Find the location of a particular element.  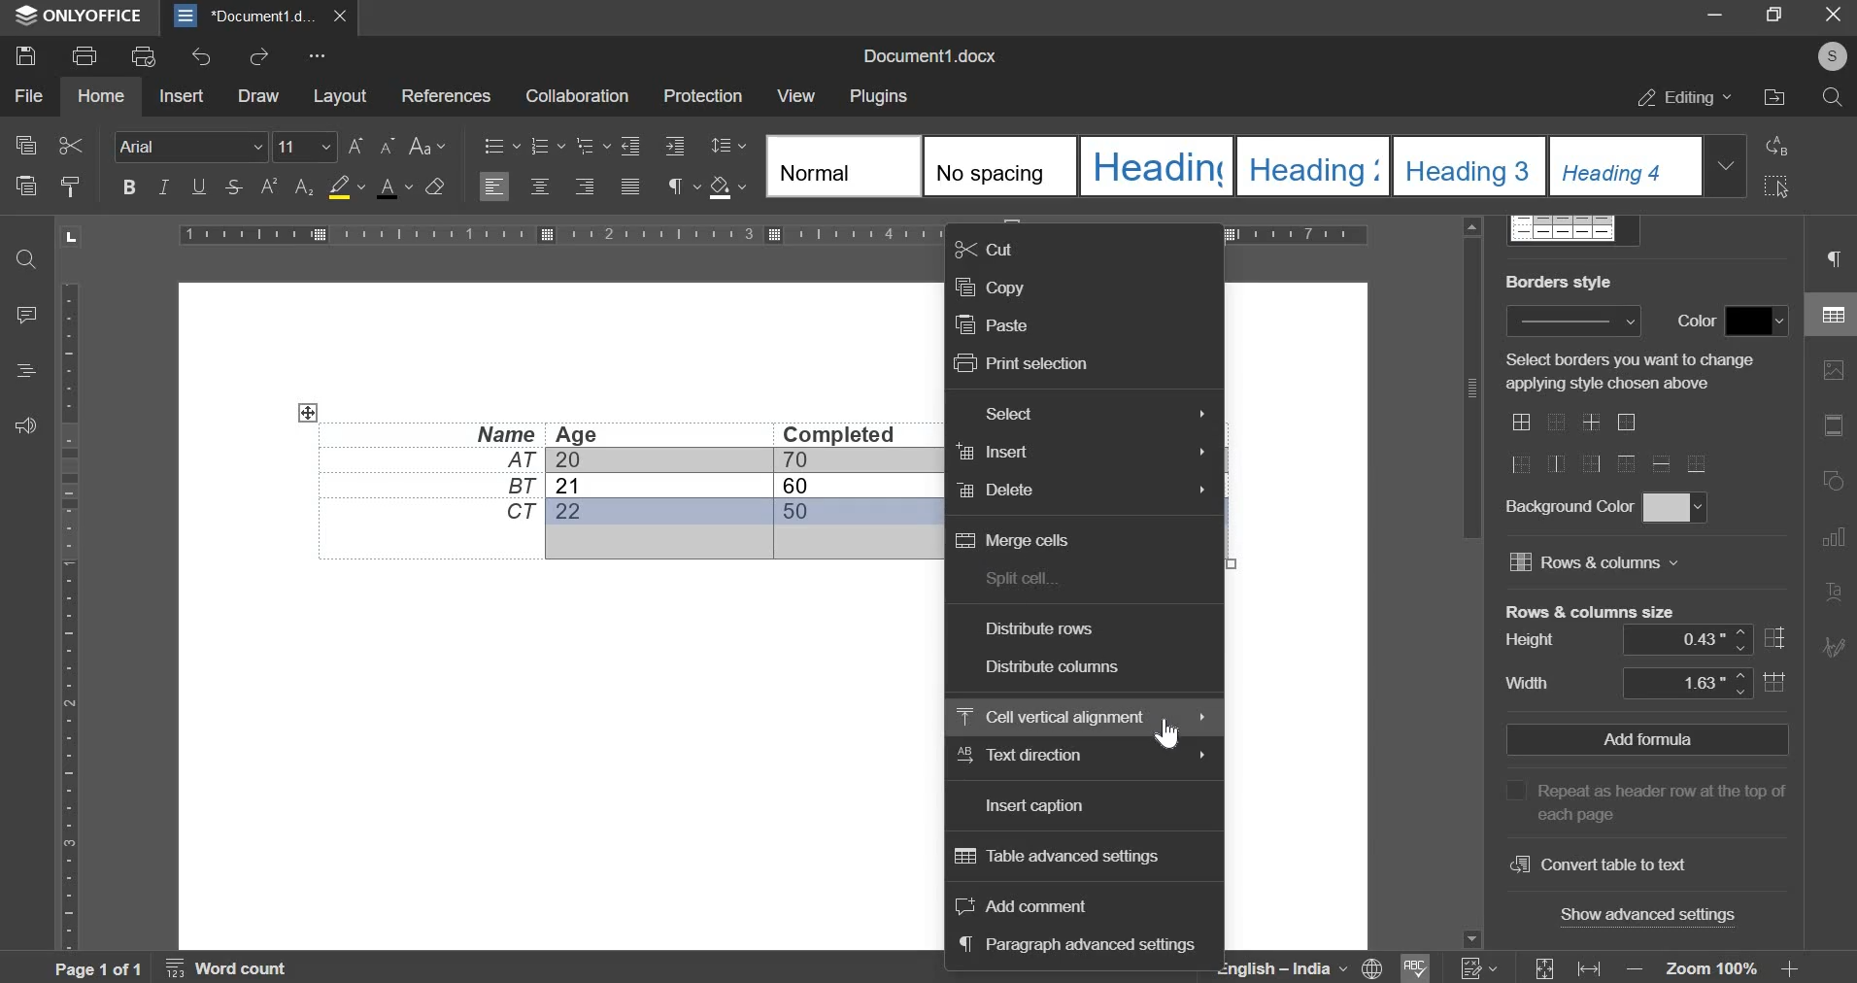

select is located at coordinates (1007, 413).